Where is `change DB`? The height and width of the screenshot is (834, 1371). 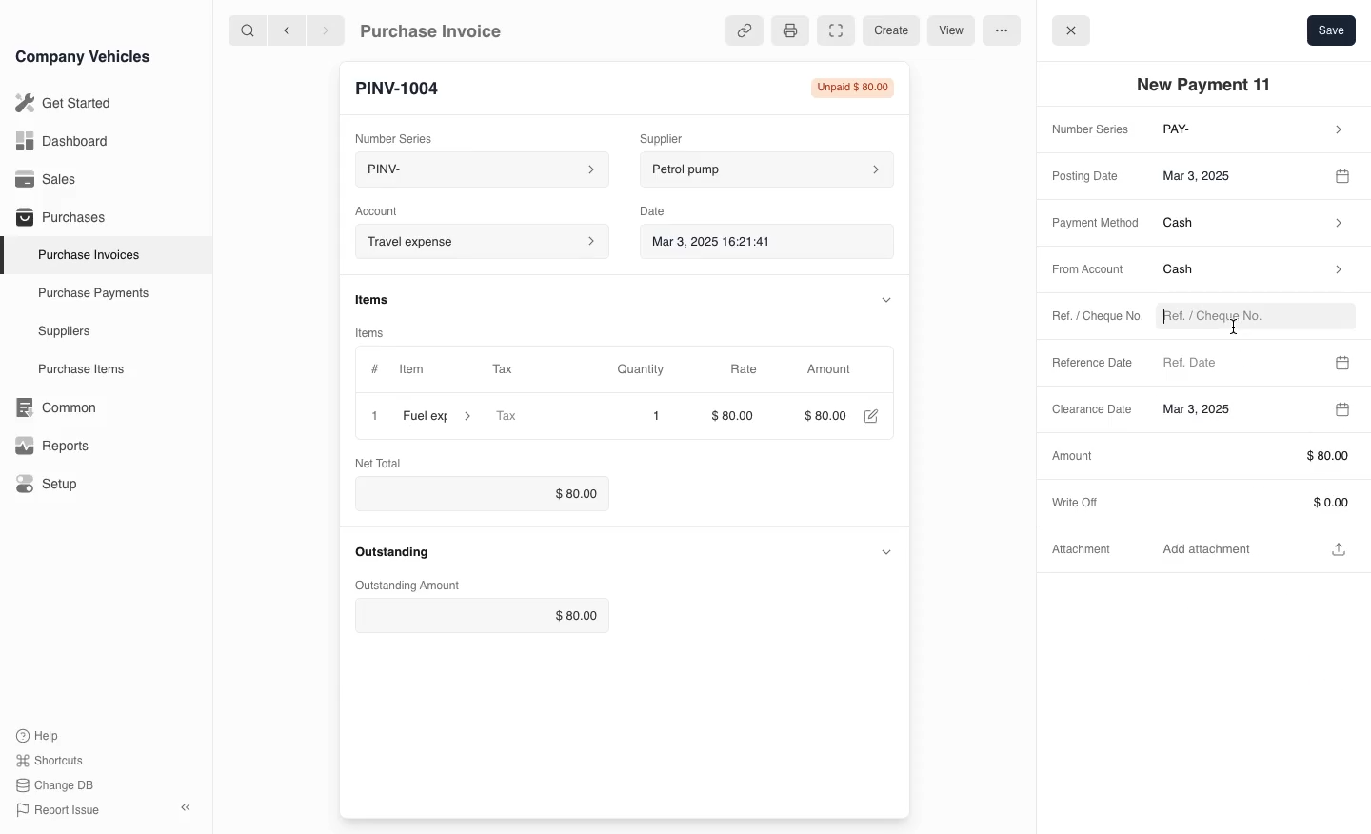 change DB is located at coordinates (57, 785).